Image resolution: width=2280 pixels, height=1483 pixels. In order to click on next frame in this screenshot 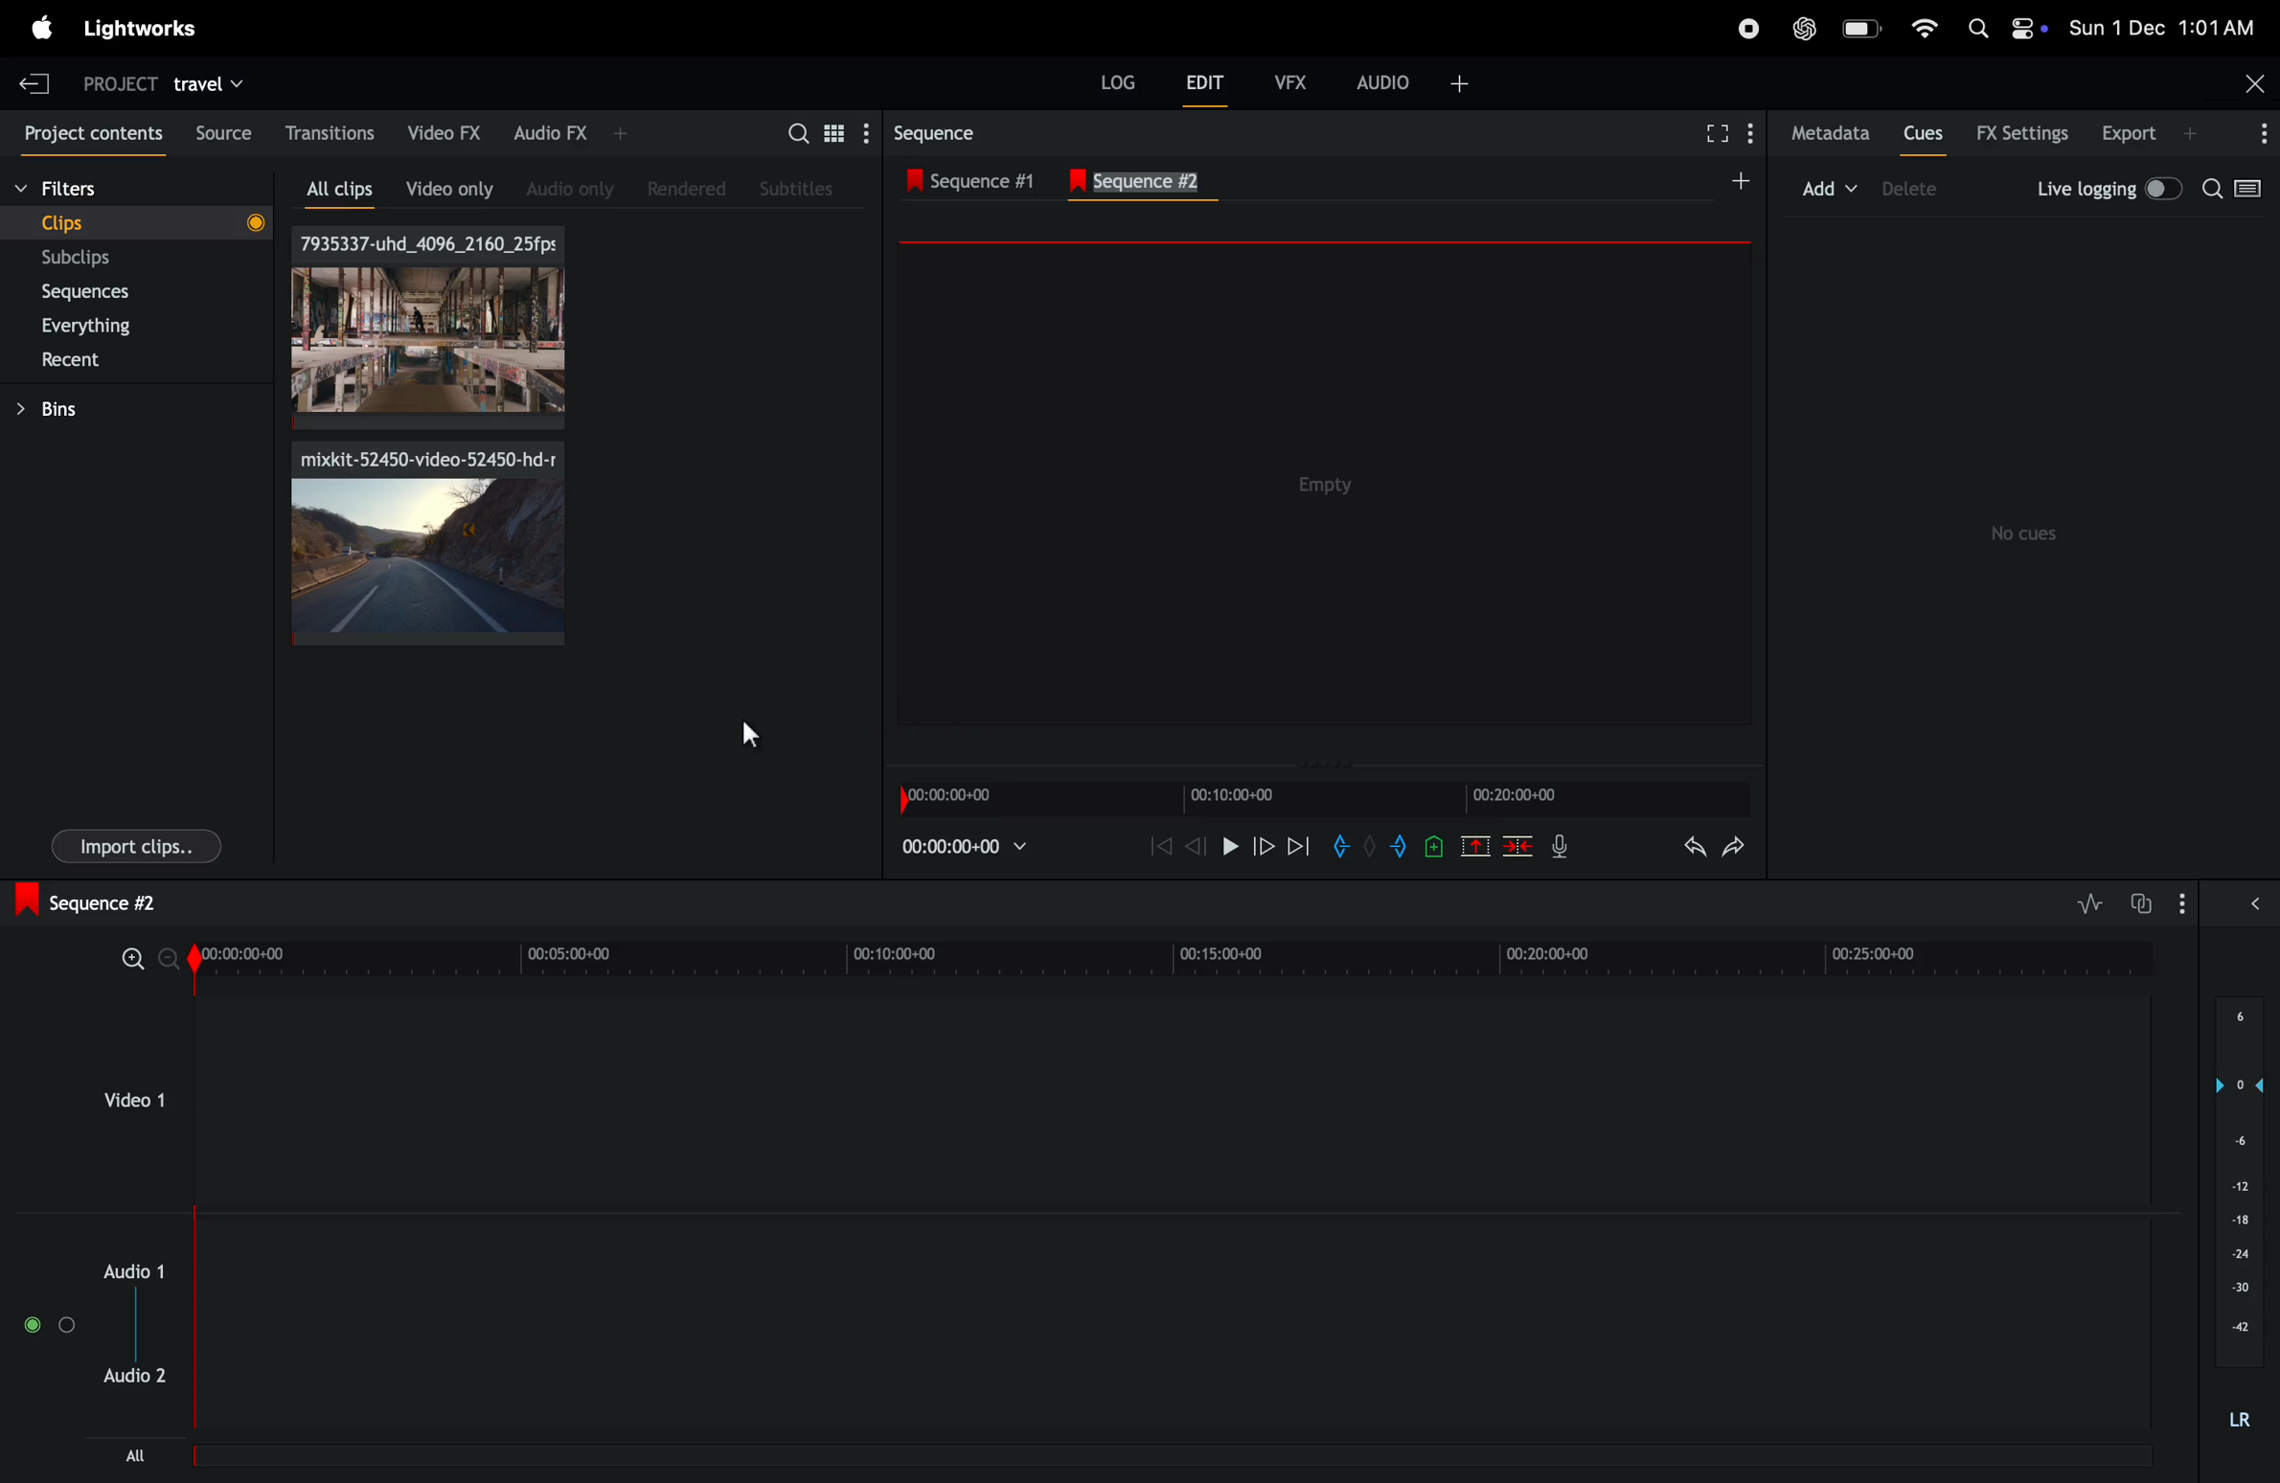, I will do `click(1194, 845)`.